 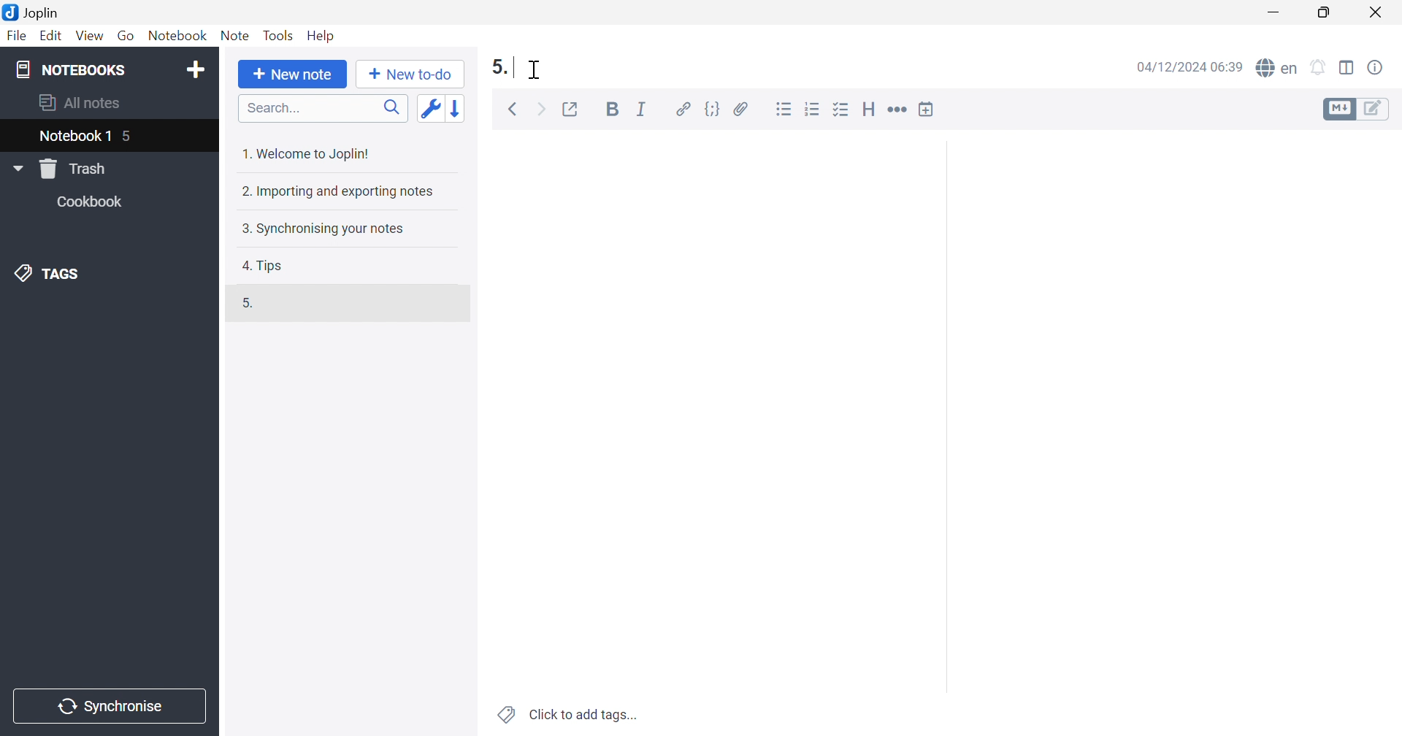 What do you see at coordinates (514, 68) in the screenshot?
I see `Typing cursor` at bounding box center [514, 68].